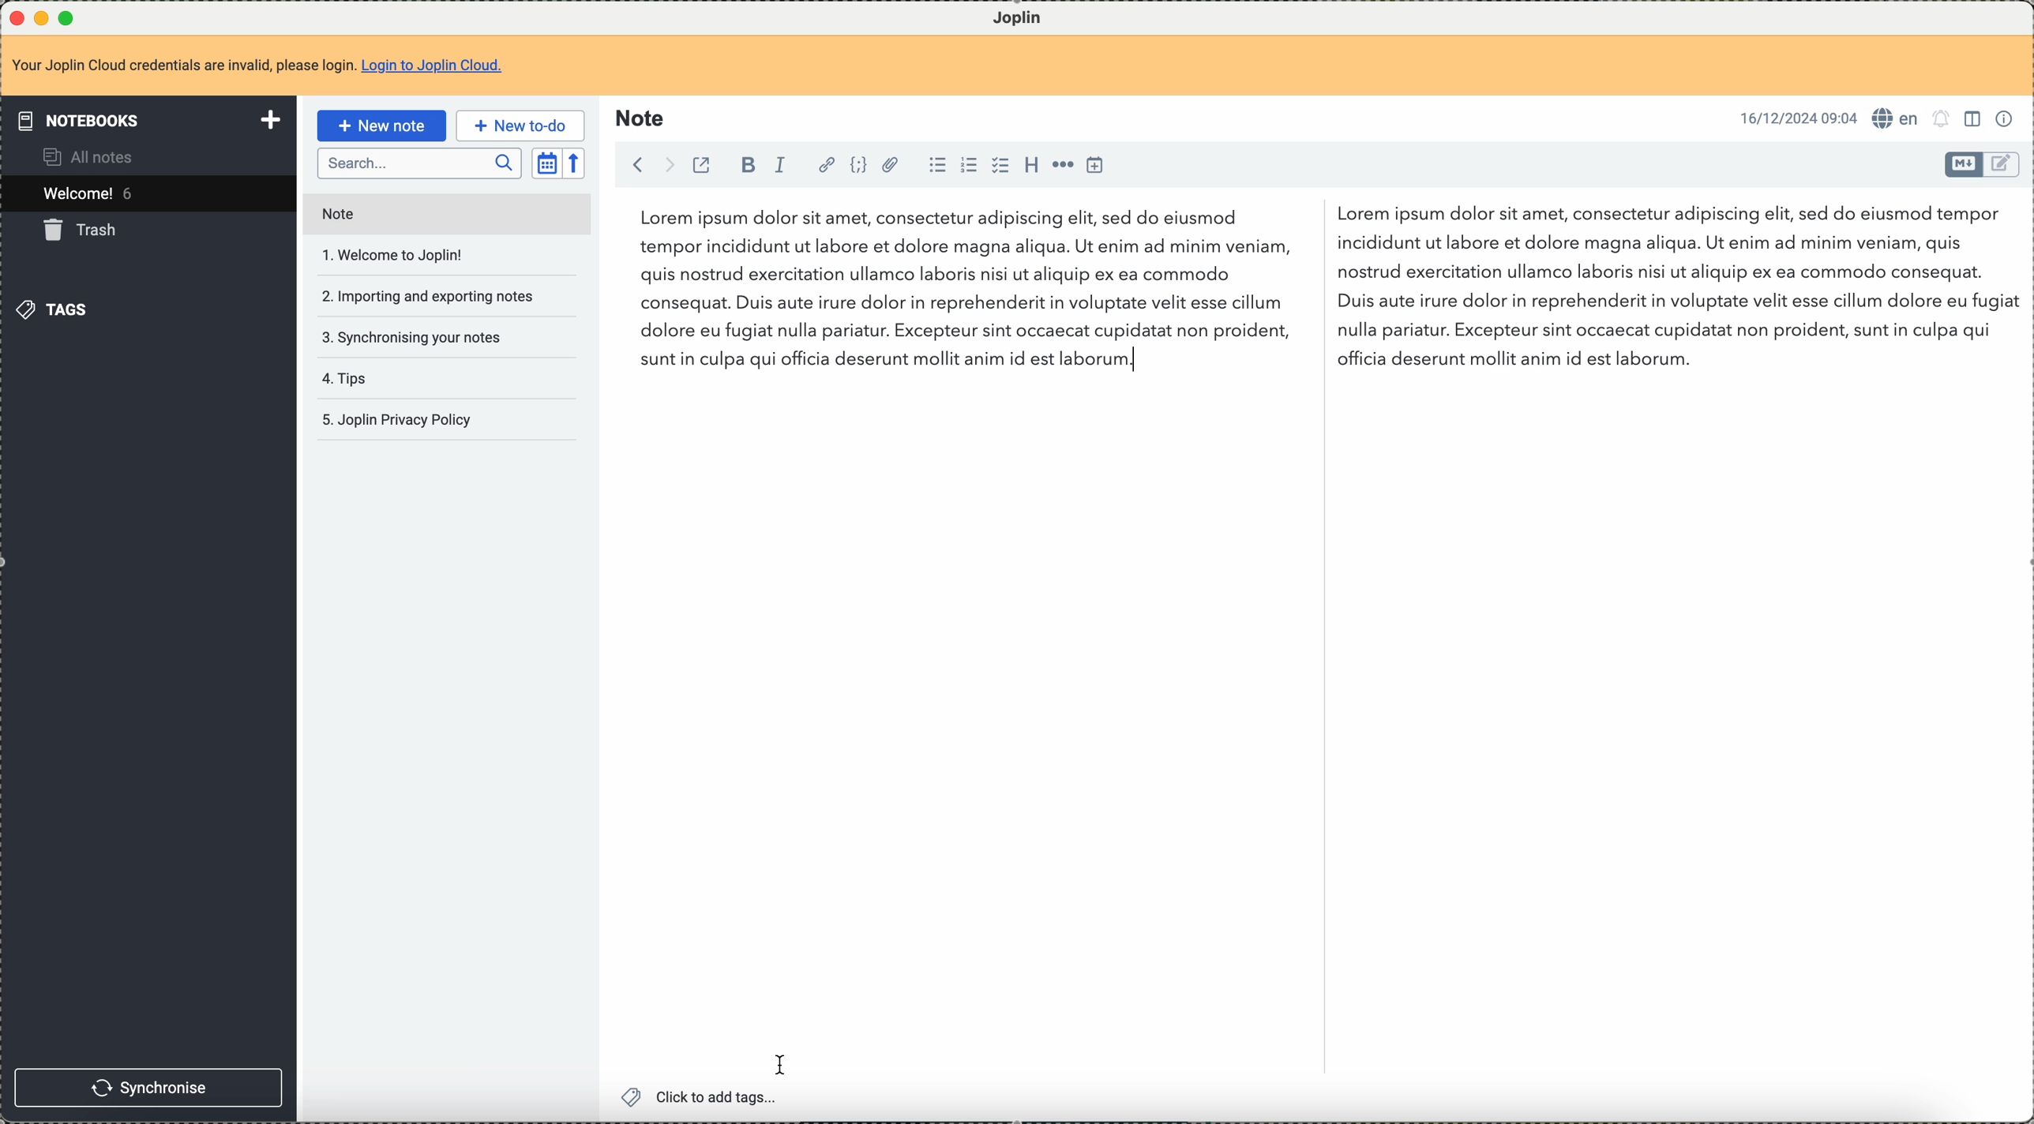 Image resolution: width=2034 pixels, height=1124 pixels. Describe the element at coordinates (1100, 166) in the screenshot. I see `insert time` at that location.